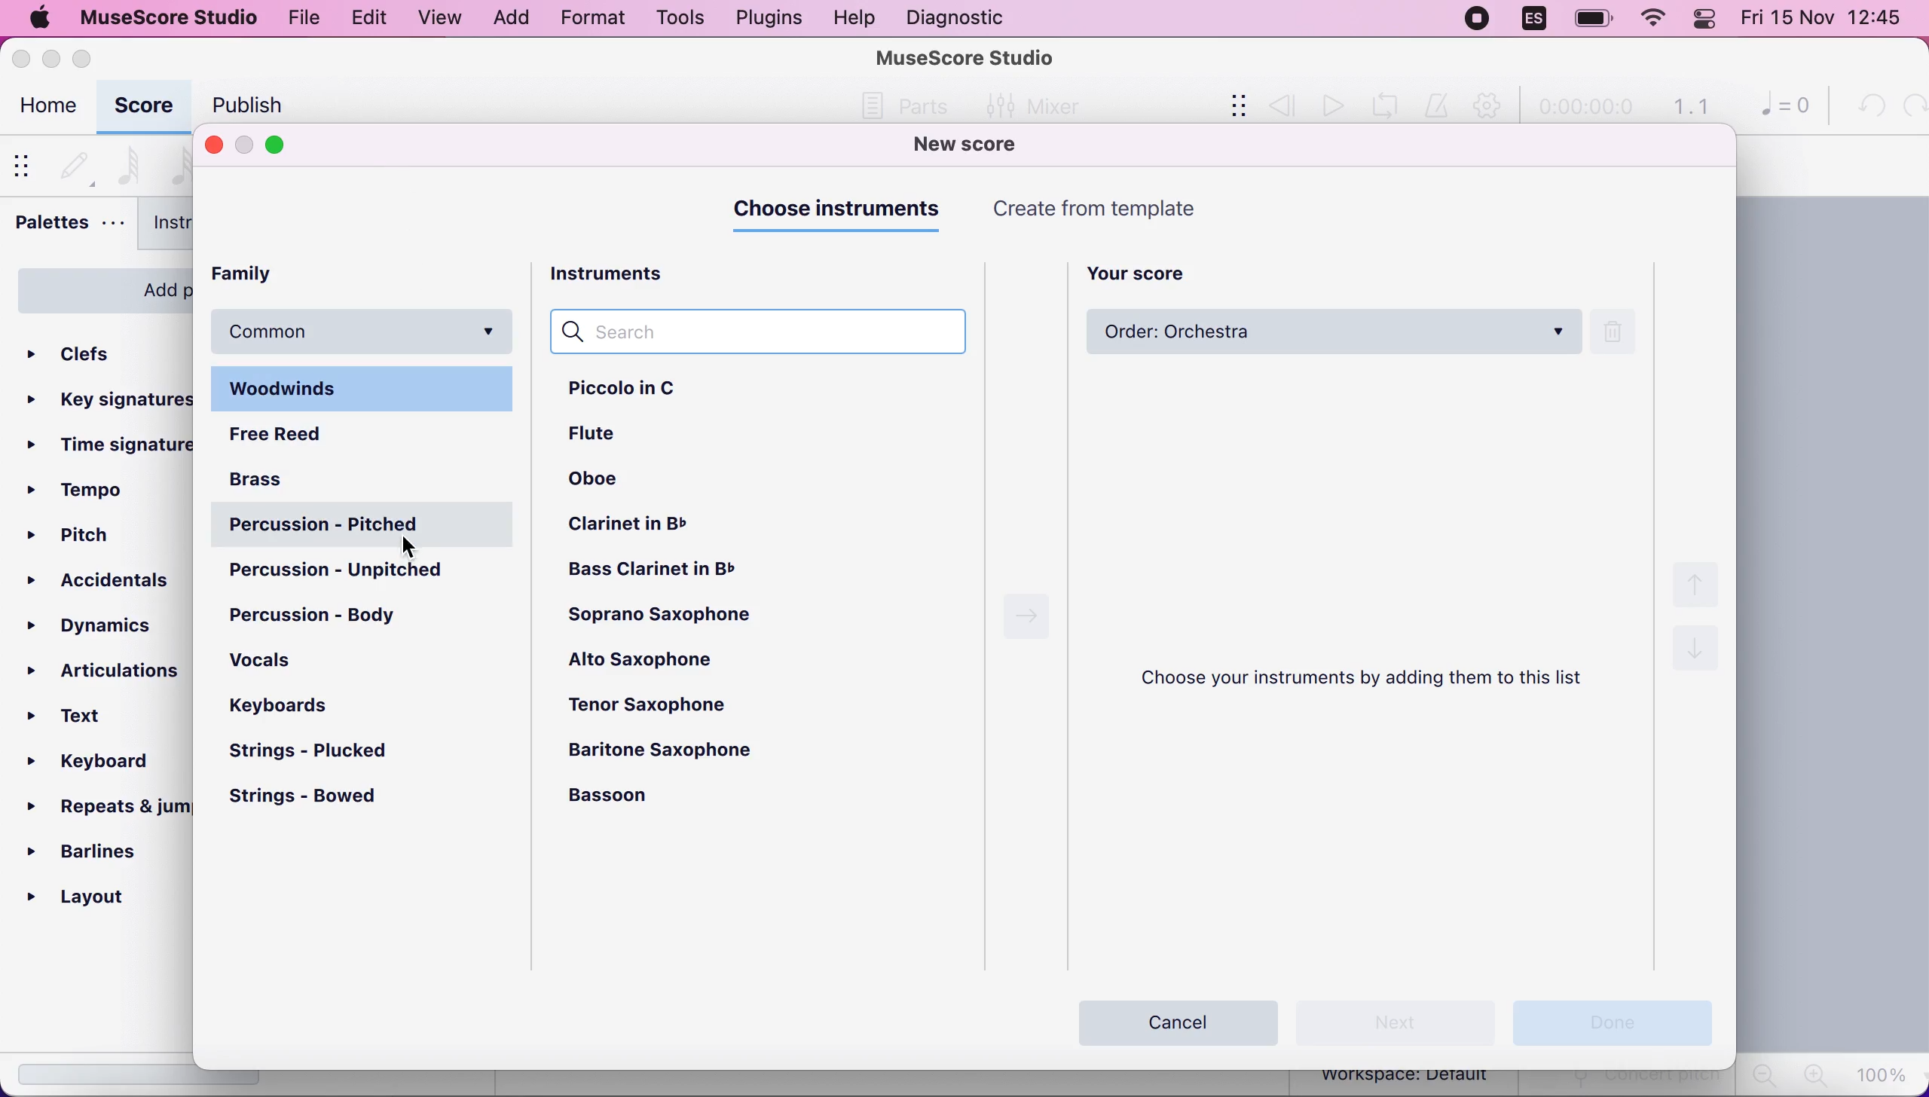  Describe the element at coordinates (1373, 680) in the screenshot. I see `choose your instruments by adding them to this list` at that location.